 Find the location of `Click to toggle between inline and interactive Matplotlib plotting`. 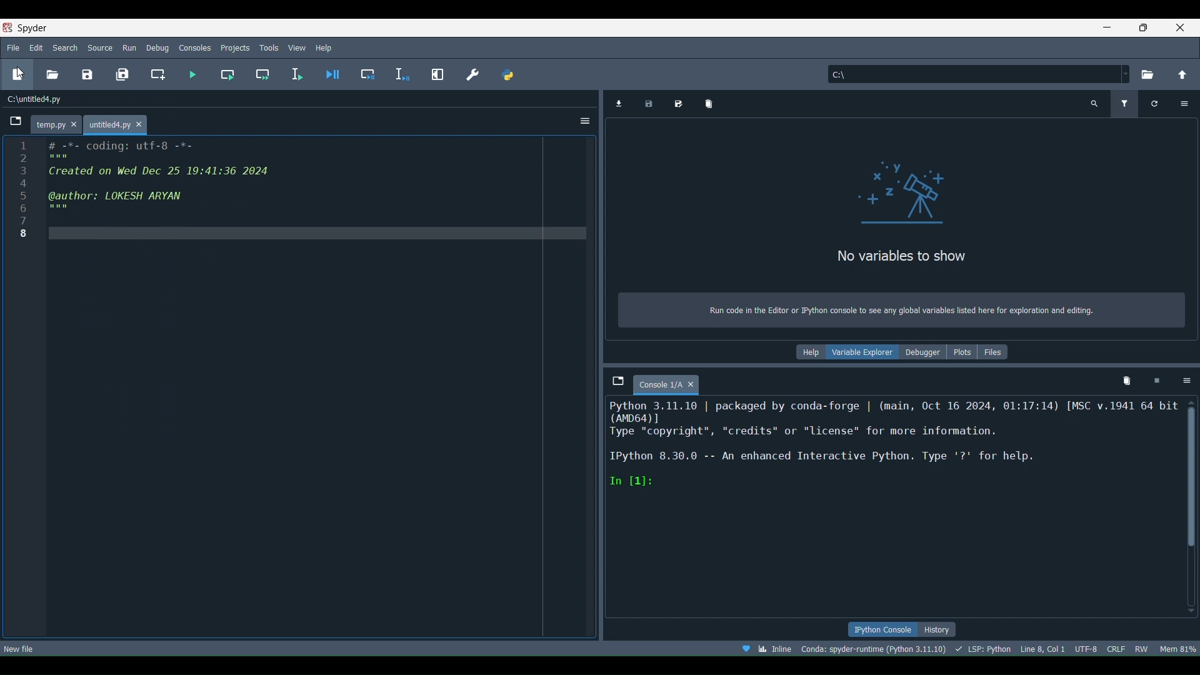

Click to toggle between inline and interactive Matplotlib plotting is located at coordinates (777, 646).